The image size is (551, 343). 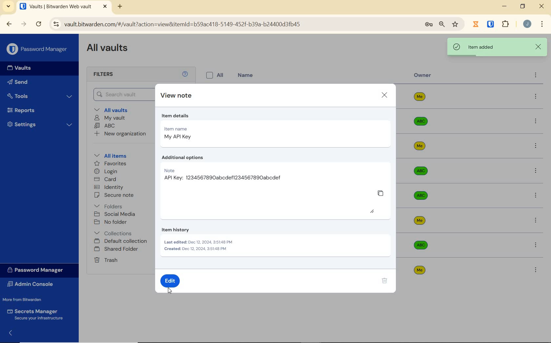 What do you see at coordinates (477, 24) in the screenshot?
I see `Jibril Extension` at bounding box center [477, 24].